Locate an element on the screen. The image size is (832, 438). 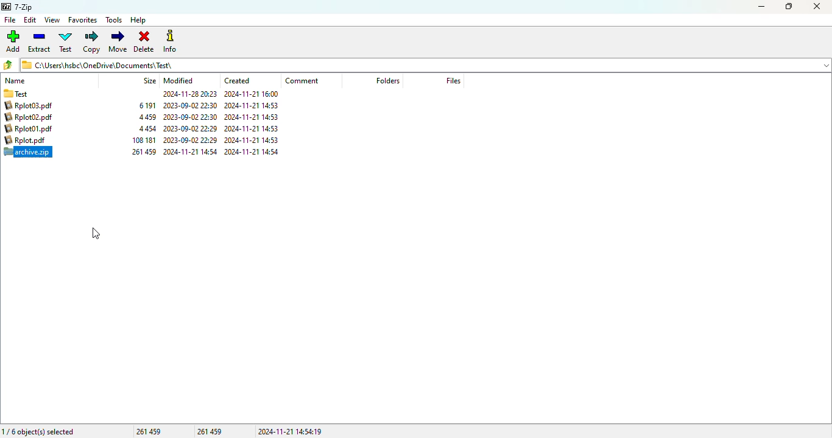
2024-11-21 14:53 is located at coordinates (257, 117).